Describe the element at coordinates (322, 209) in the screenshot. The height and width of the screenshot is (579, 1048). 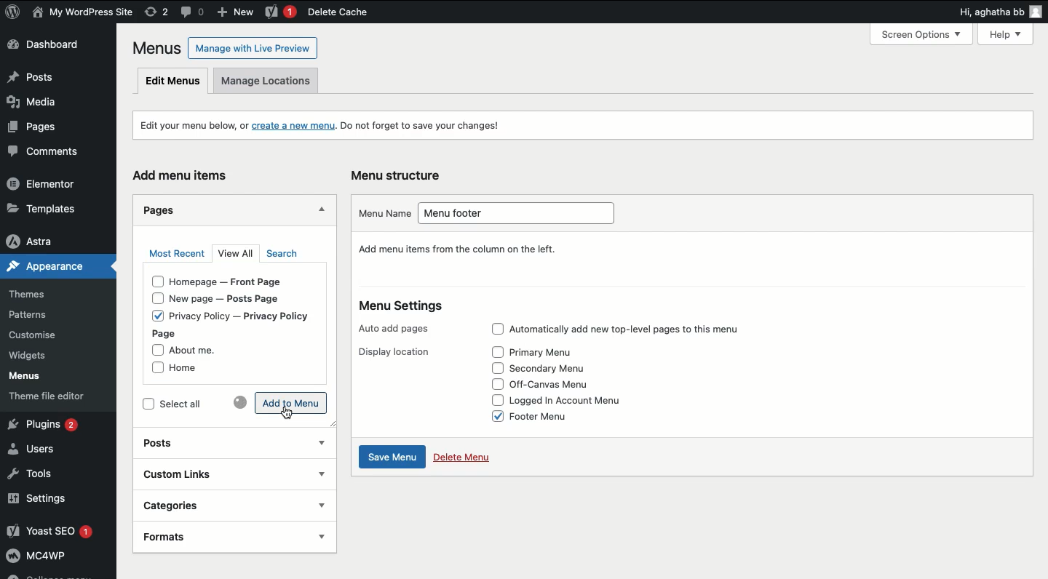
I see `Hide` at that location.